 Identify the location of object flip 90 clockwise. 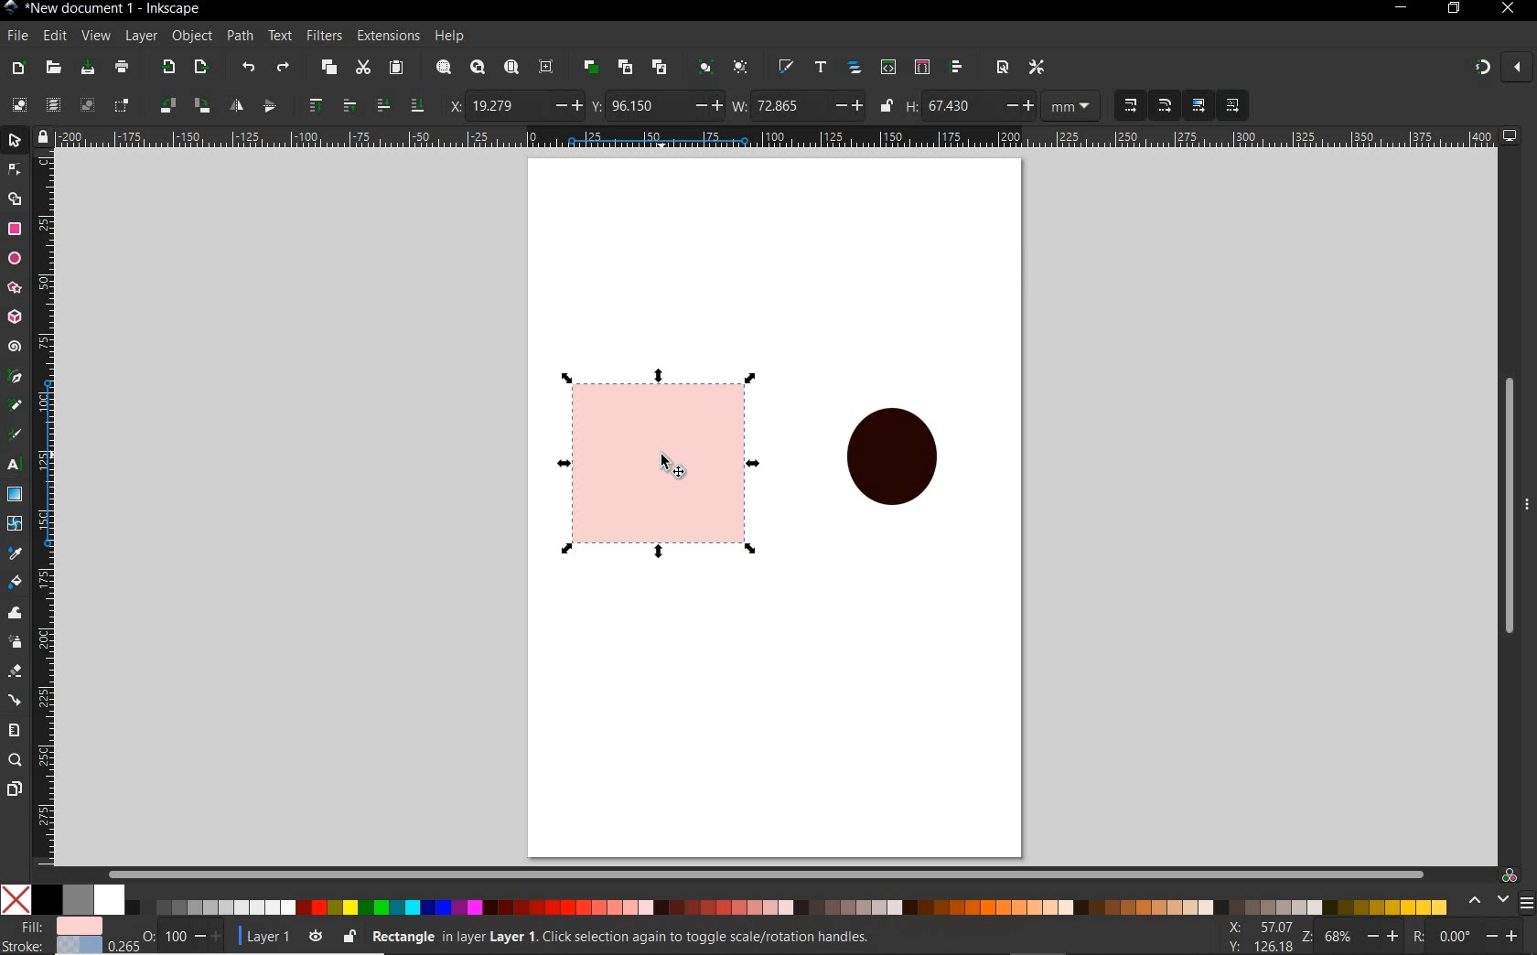
(182, 104).